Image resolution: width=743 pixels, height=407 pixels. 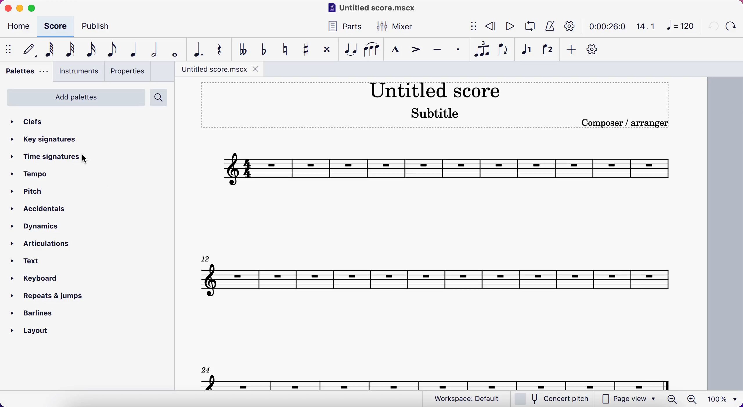 What do you see at coordinates (53, 244) in the screenshot?
I see `articulations` at bounding box center [53, 244].